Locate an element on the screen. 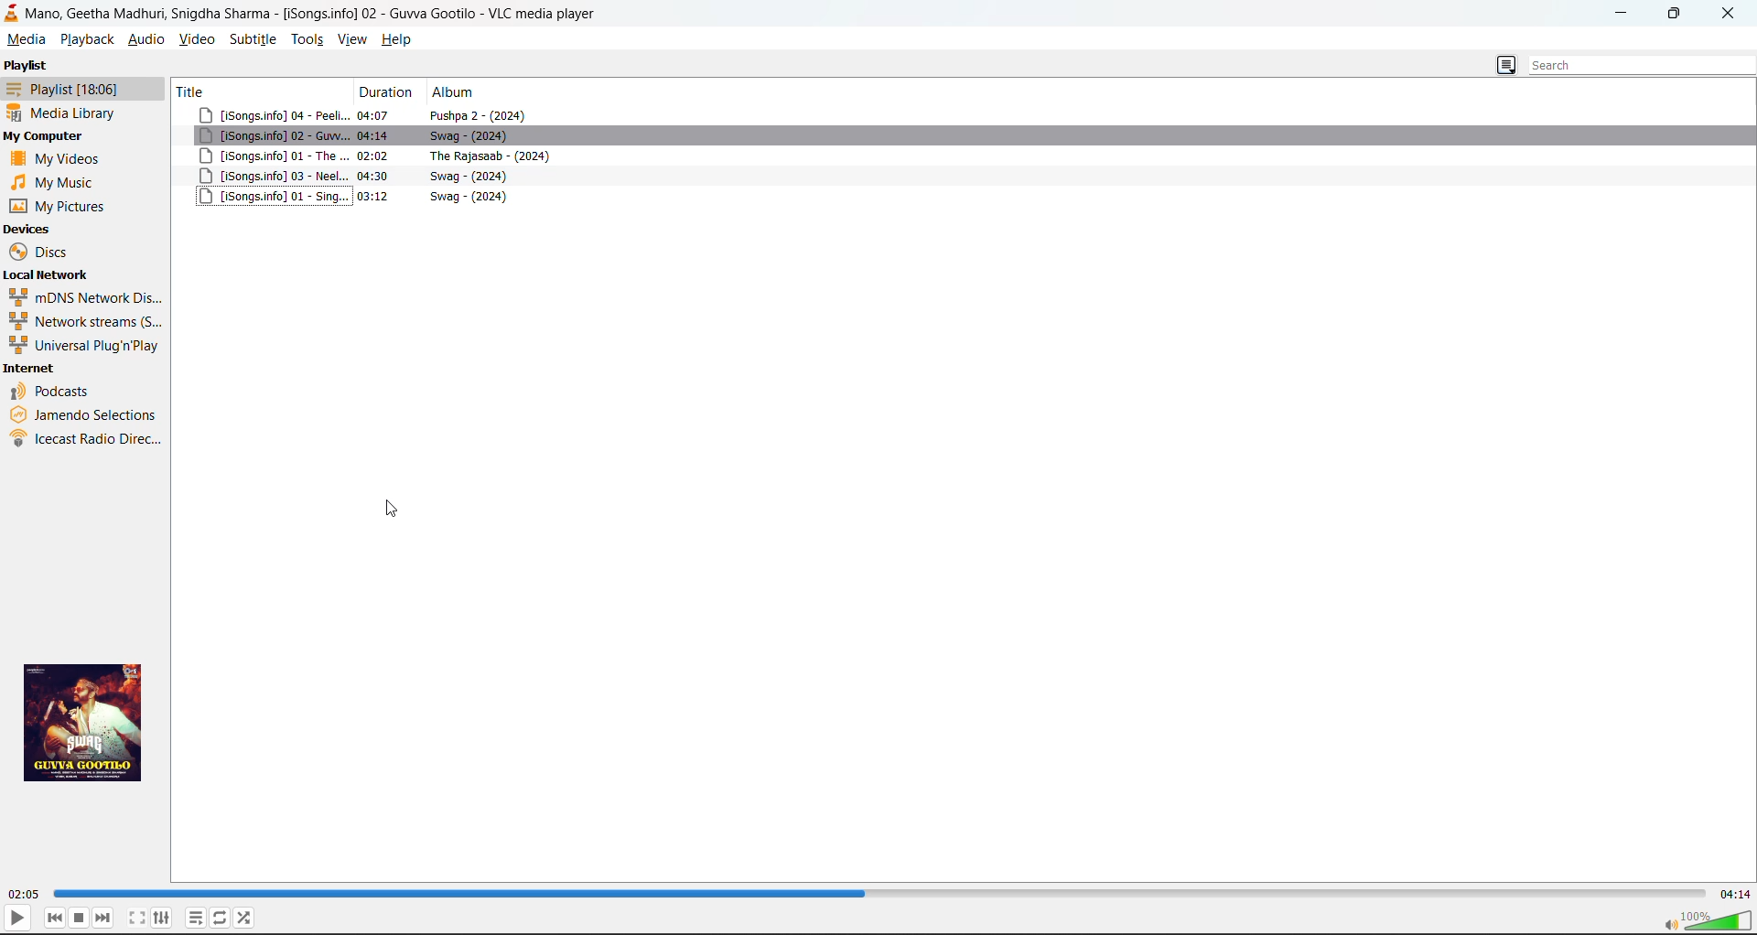  maximize is located at coordinates (1677, 16).